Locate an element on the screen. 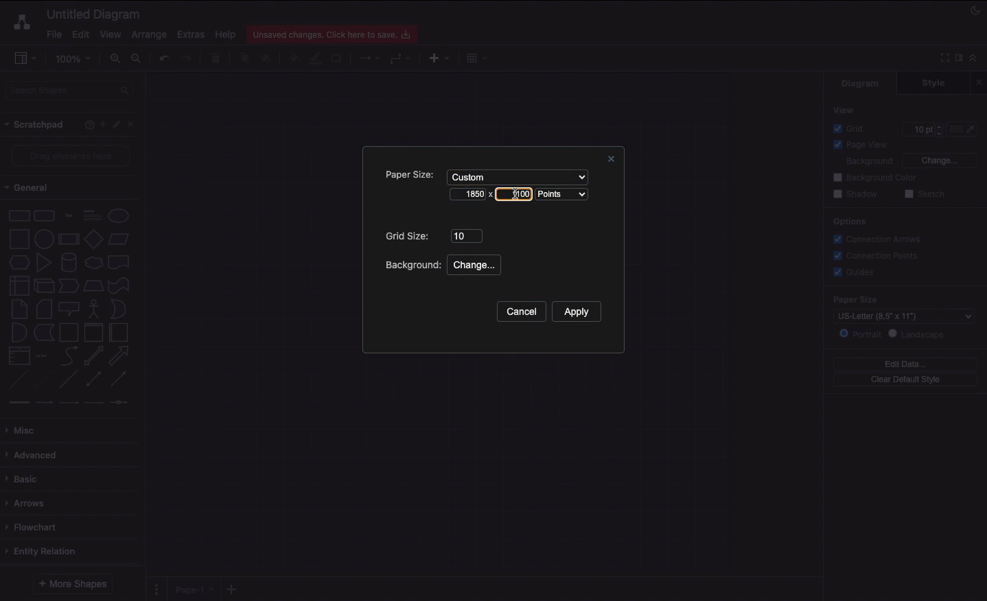 The width and height of the screenshot is (987, 601). List is located at coordinates (18, 356).